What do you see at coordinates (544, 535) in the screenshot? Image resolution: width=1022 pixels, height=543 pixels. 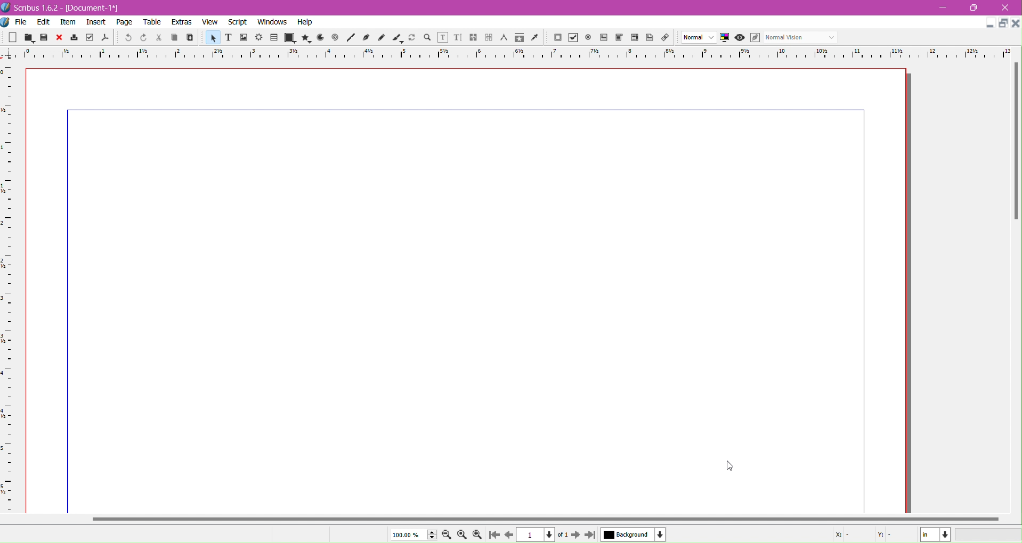 I see `page number` at bounding box center [544, 535].